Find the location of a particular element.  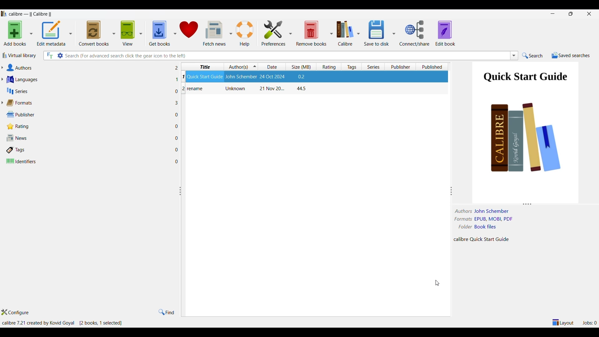

Series column is located at coordinates (373, 66).